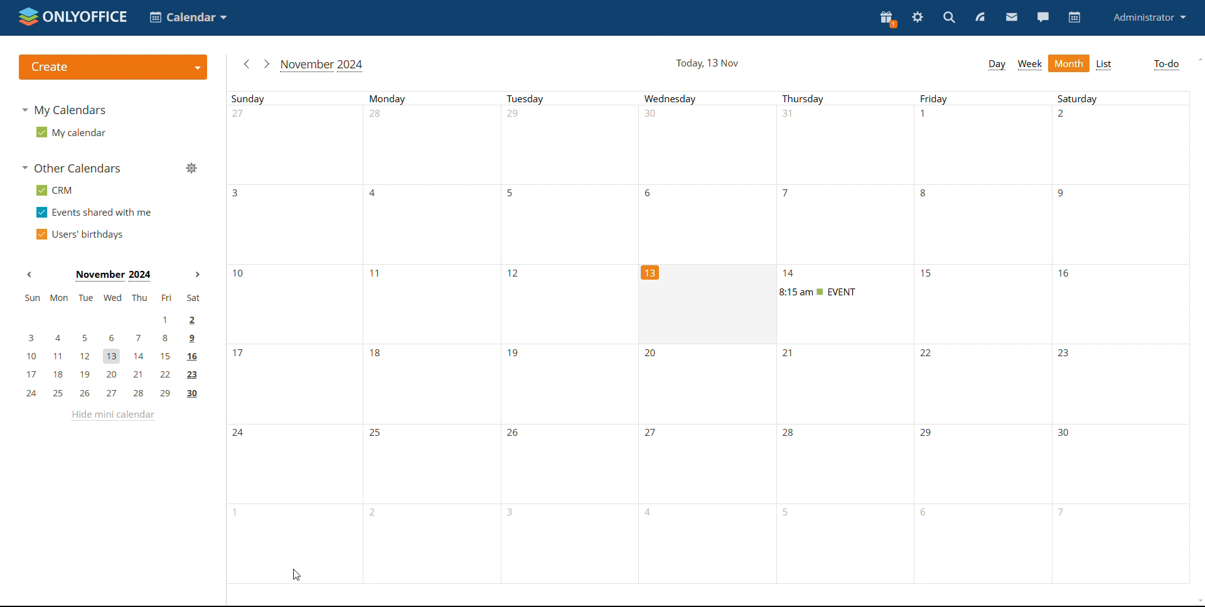  What do you see at coordinates (108, 337) in the screenshot?
I see `3, 4, 5, 6, 7, 8, 9` at bounding box center [108, 337].